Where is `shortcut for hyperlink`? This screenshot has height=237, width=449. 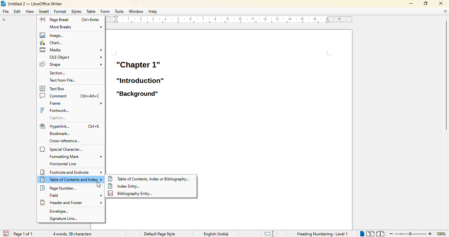 shortcut for hyperlink is located at coordinates (94, 126).